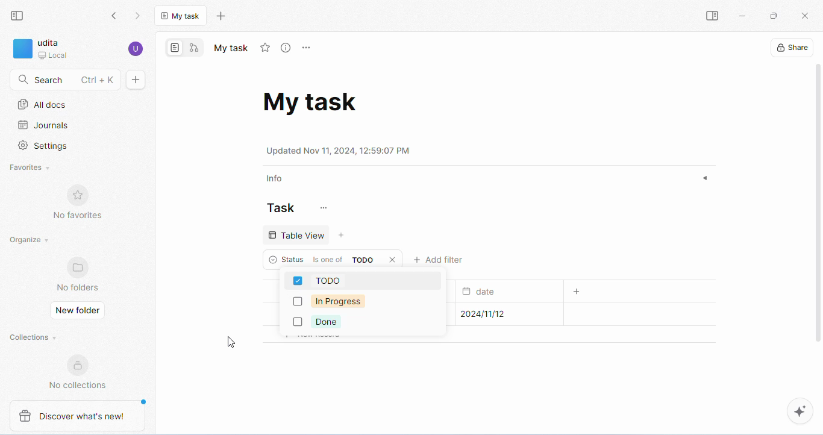 The height and width of the screenshot is (435, 823). I want to click on favorites logo, so click(75, 268).